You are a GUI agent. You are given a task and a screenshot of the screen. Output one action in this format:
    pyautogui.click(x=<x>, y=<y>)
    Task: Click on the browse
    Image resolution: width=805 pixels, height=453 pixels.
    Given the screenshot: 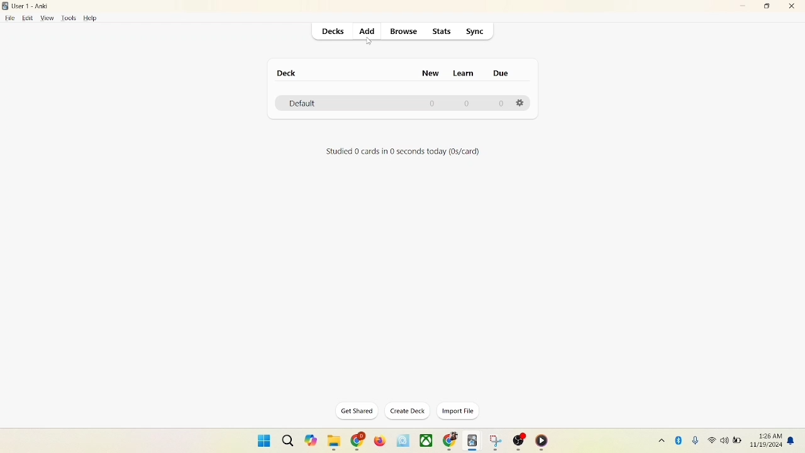 What is the action you would take?
    pyautogui.click(x=405, y=32)
    